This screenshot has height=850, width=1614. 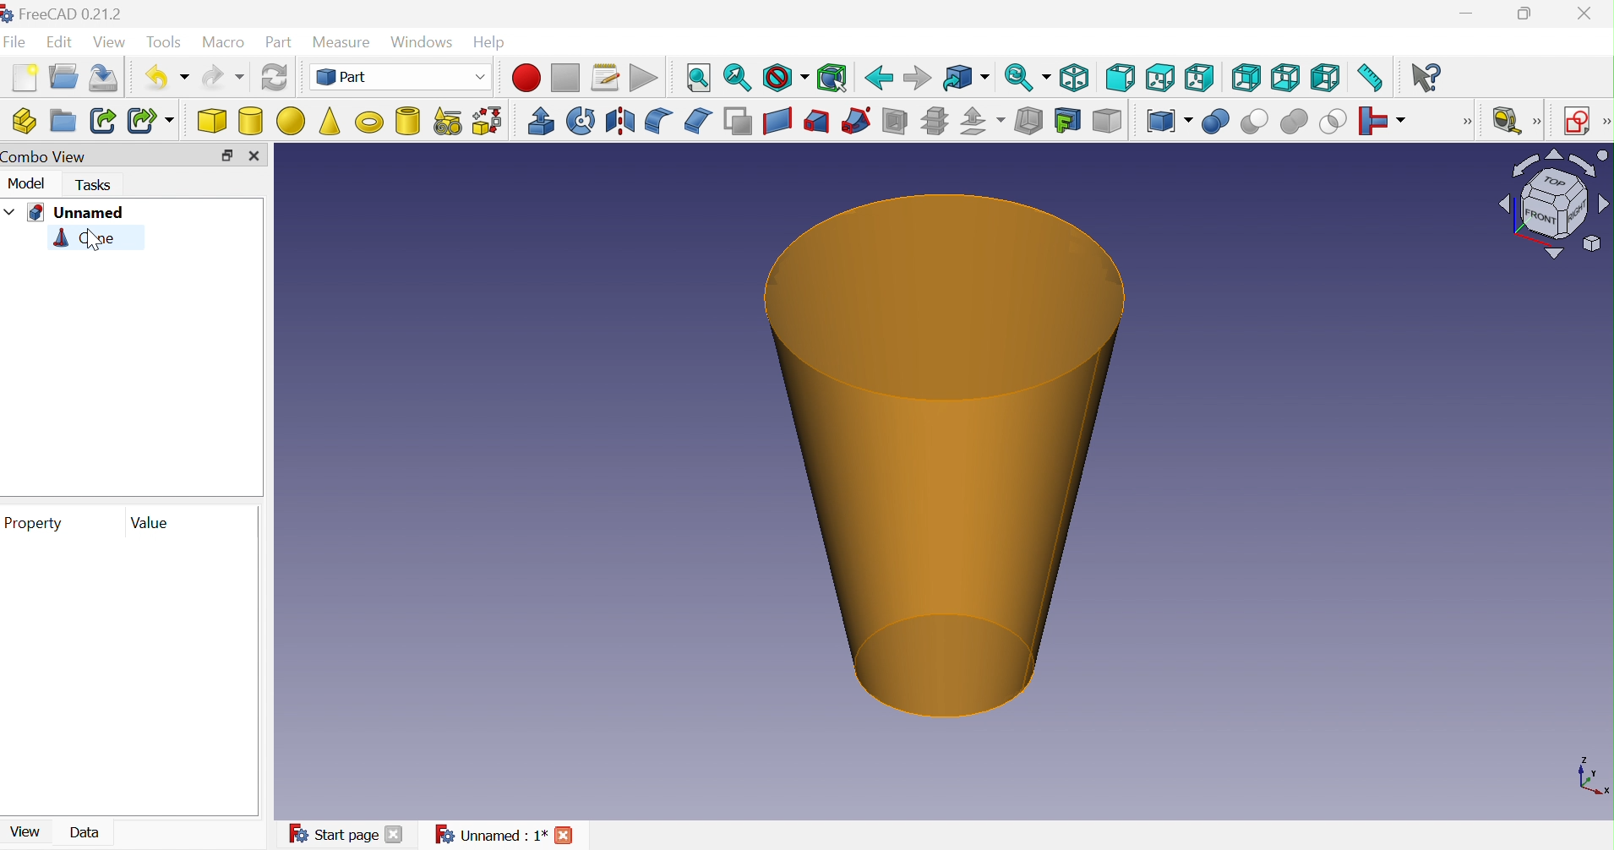 What do you see at coordinates (965, 79) in the screenshot?
I see `Go to linked object` at bounding box center [965, 79].